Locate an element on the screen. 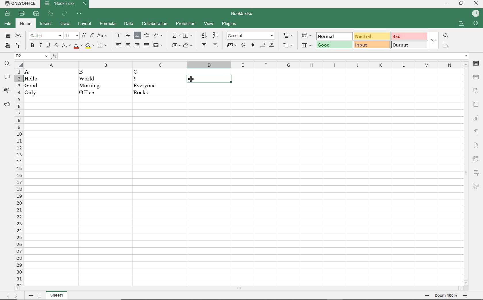  Morning is located at coordinates (97, 85).